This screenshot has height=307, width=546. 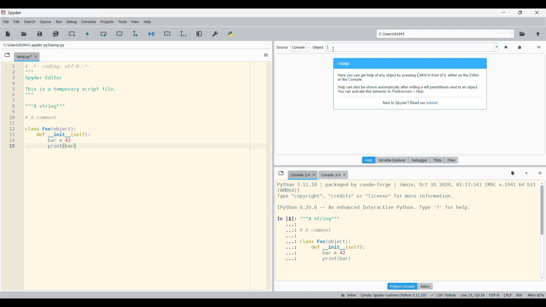 What do you see at coordinates (443, 34) in the screenshot?
I see `Enter location` at bounding box center [443, 34].